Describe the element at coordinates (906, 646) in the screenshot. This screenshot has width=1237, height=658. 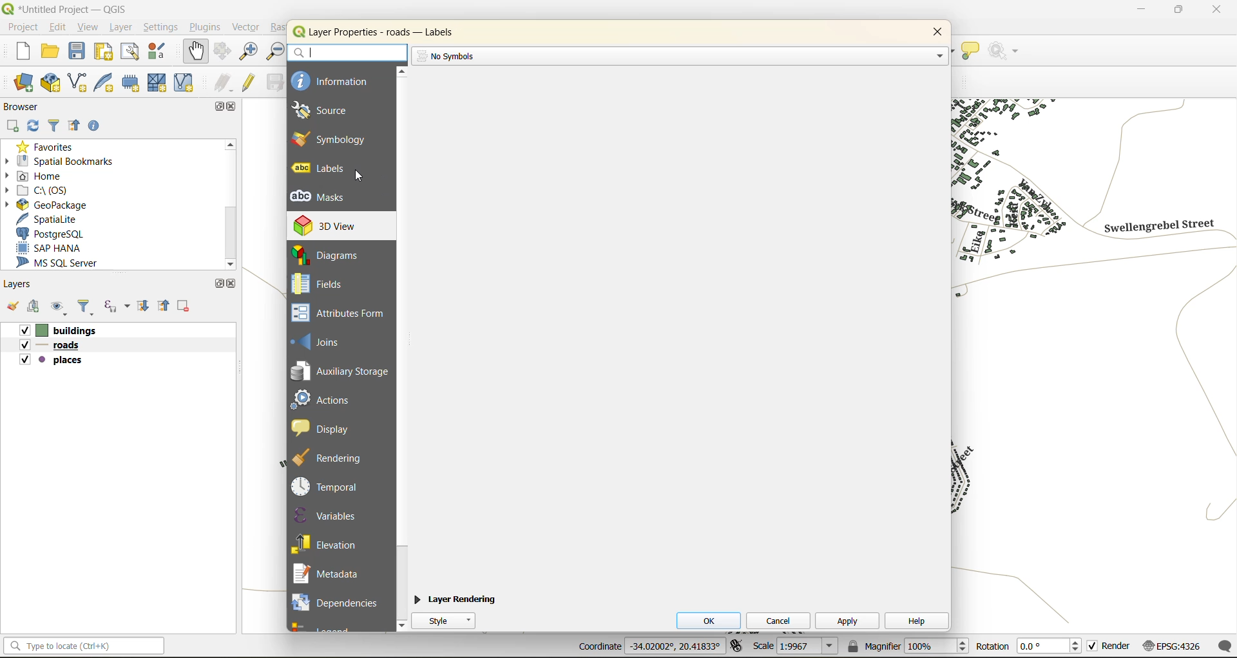
I see `magnifier` at that location.